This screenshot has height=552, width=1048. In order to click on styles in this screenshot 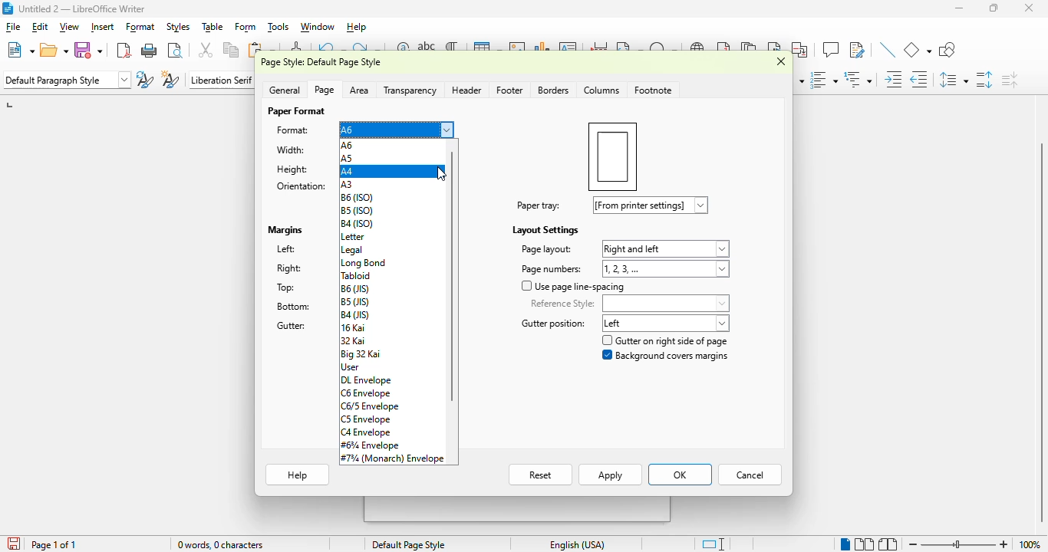, I will do `click(178, 27)`.